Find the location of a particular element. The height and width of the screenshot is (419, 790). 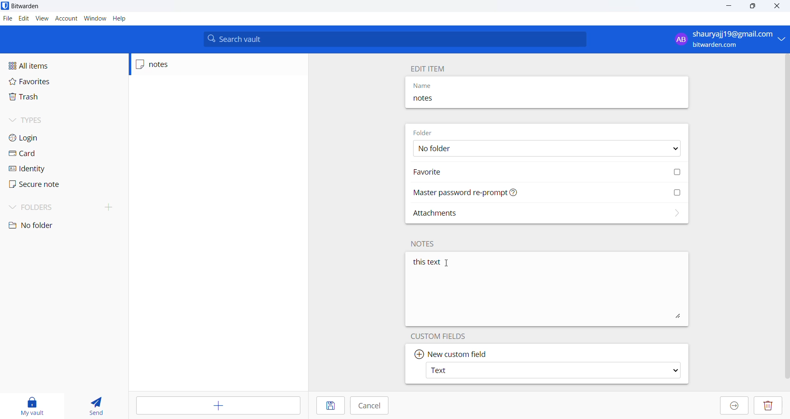

new custom field is located at coordinates (458, 353).